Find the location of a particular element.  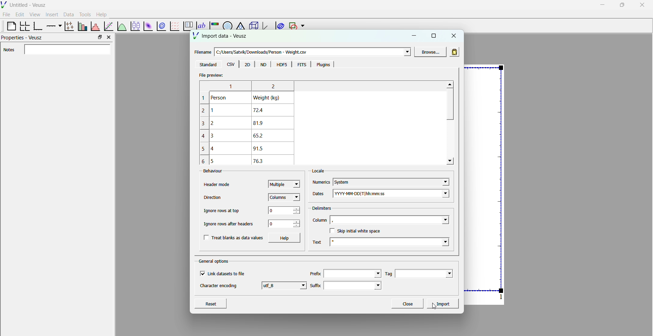

HOFS is located at coordinates (281, 64).